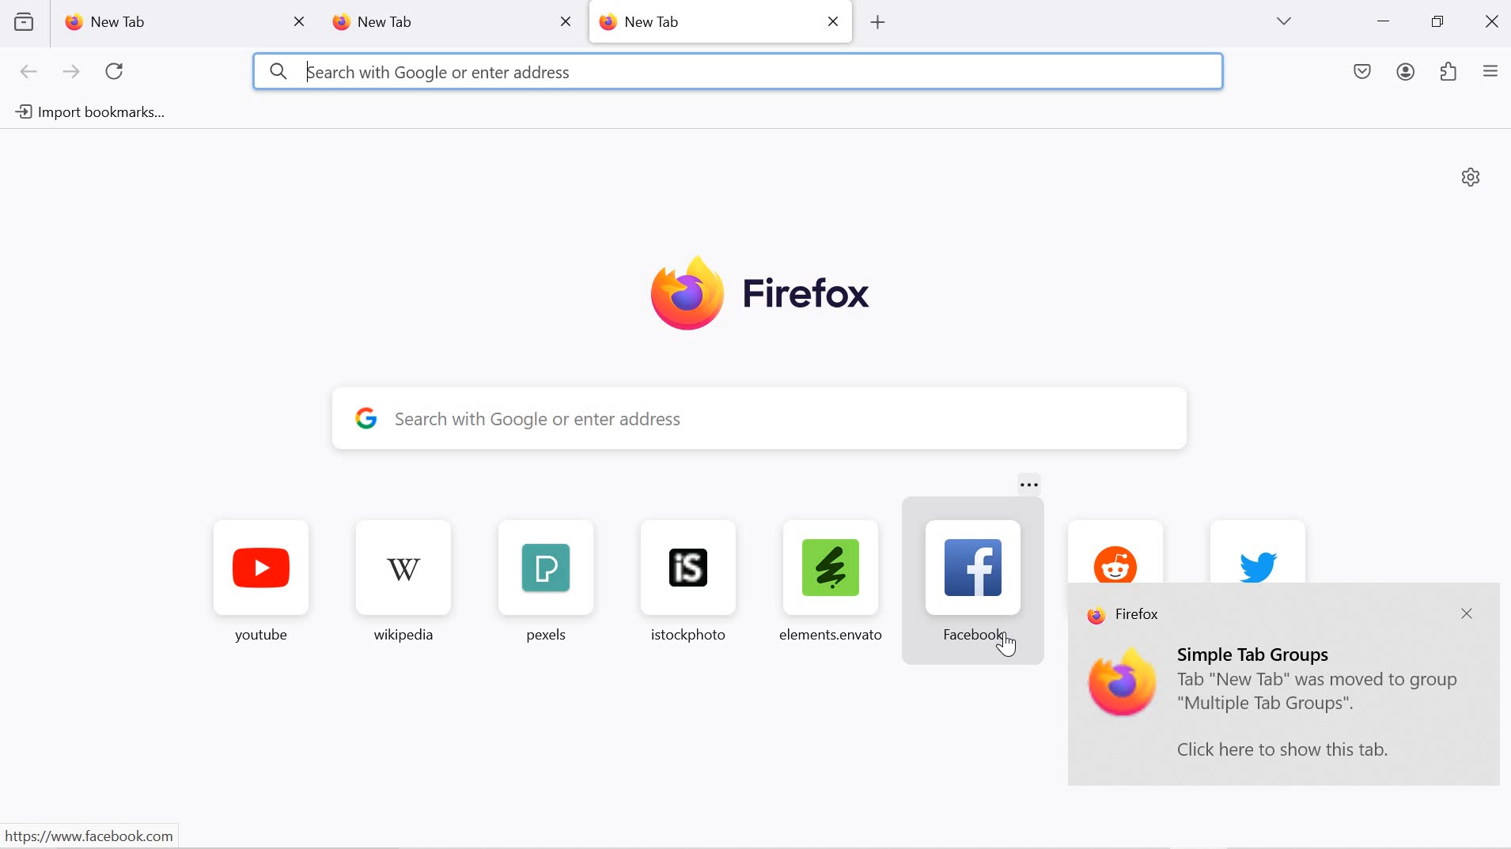 This screenshot has width=1511, height=849. I want to click on reddit favorite, so click(1111, 549).